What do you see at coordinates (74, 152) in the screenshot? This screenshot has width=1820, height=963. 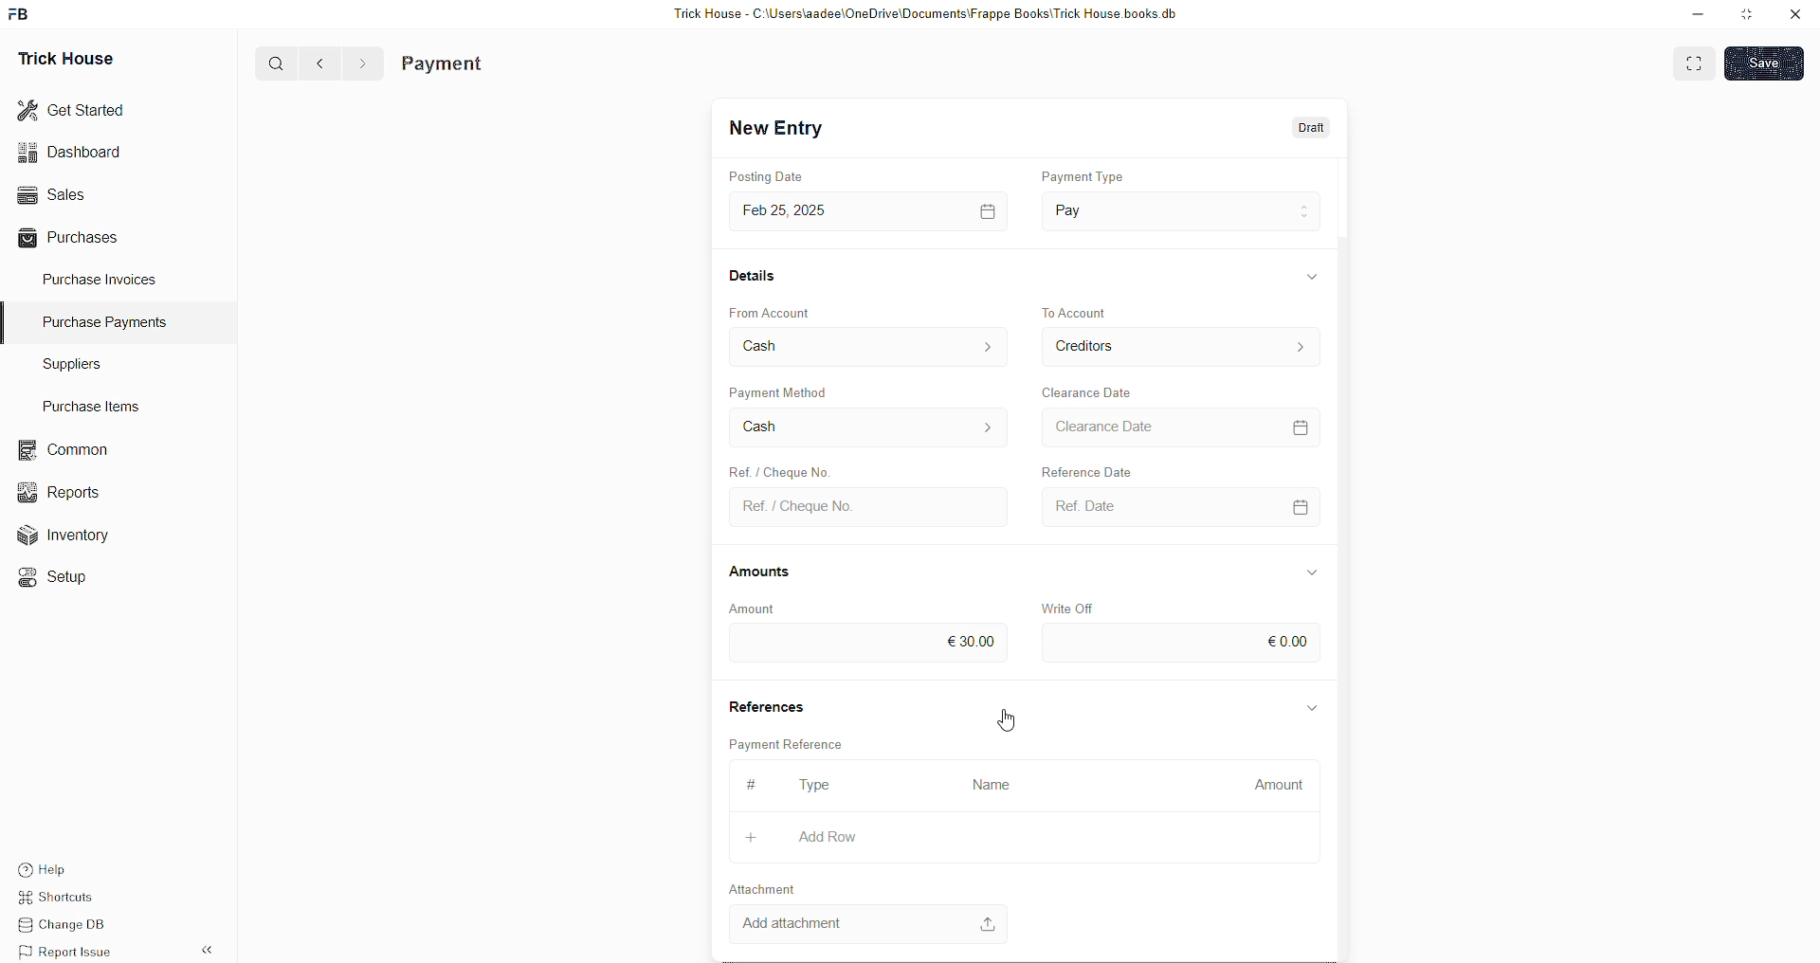 I see `Dashboard` at bounding box center [74, 152].